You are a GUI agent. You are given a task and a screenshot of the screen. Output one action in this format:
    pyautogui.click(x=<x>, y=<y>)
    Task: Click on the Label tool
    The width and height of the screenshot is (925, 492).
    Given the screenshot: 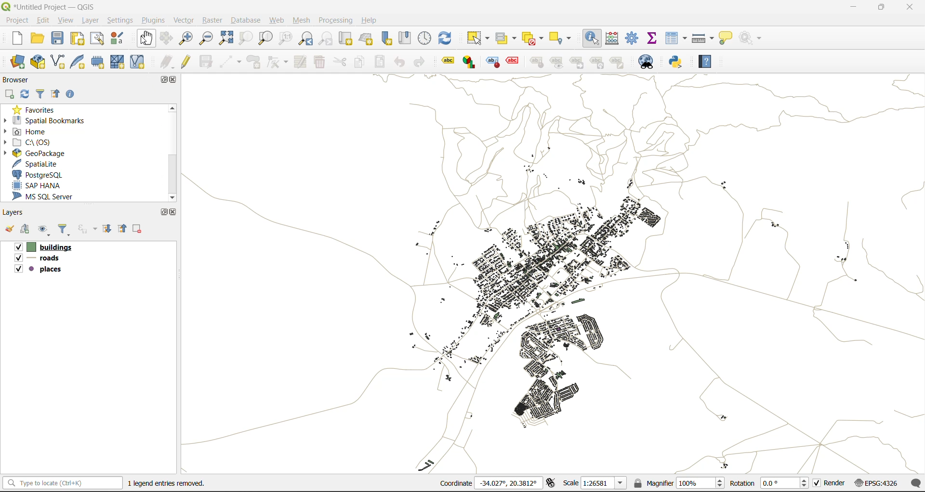 What is the action you would take?
    pyautogui.click(x=448, y=63)
    